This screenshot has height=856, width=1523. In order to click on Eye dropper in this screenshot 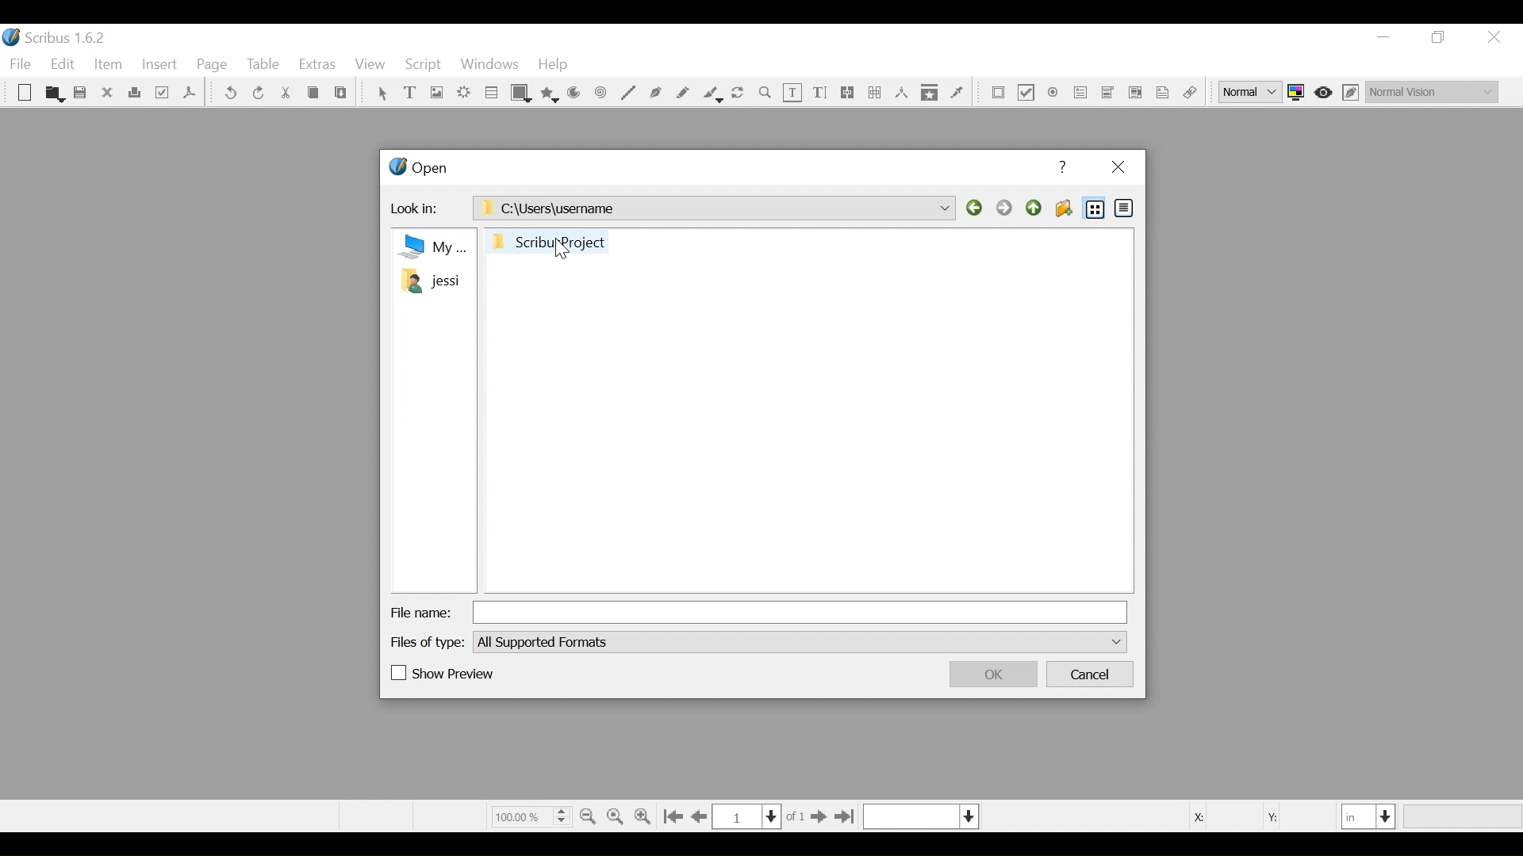, I will do `click(957, 92)`.